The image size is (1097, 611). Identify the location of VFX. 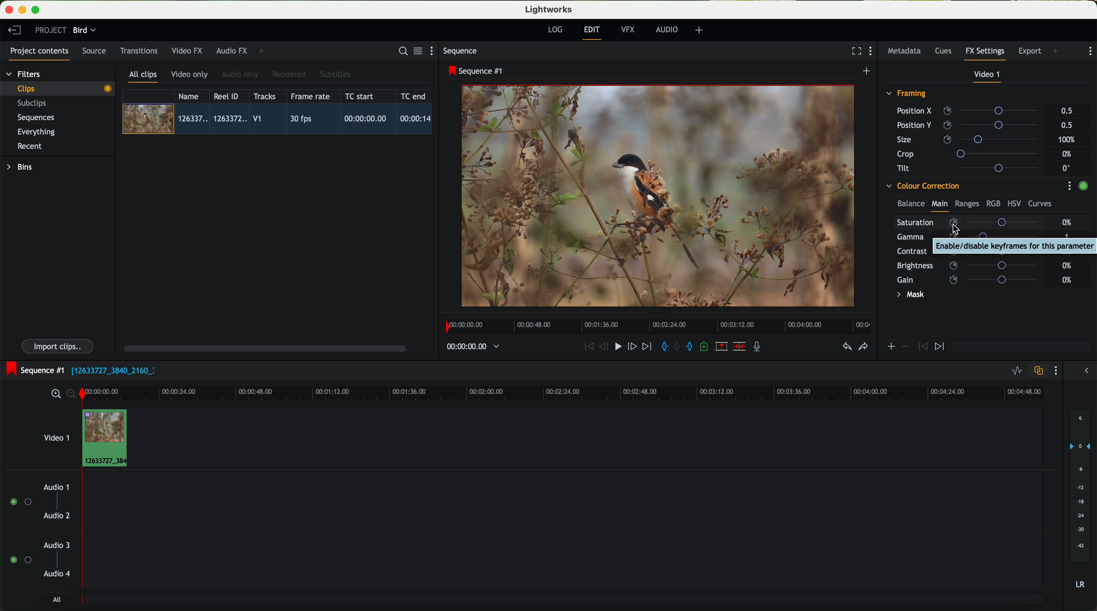
(630, 30).